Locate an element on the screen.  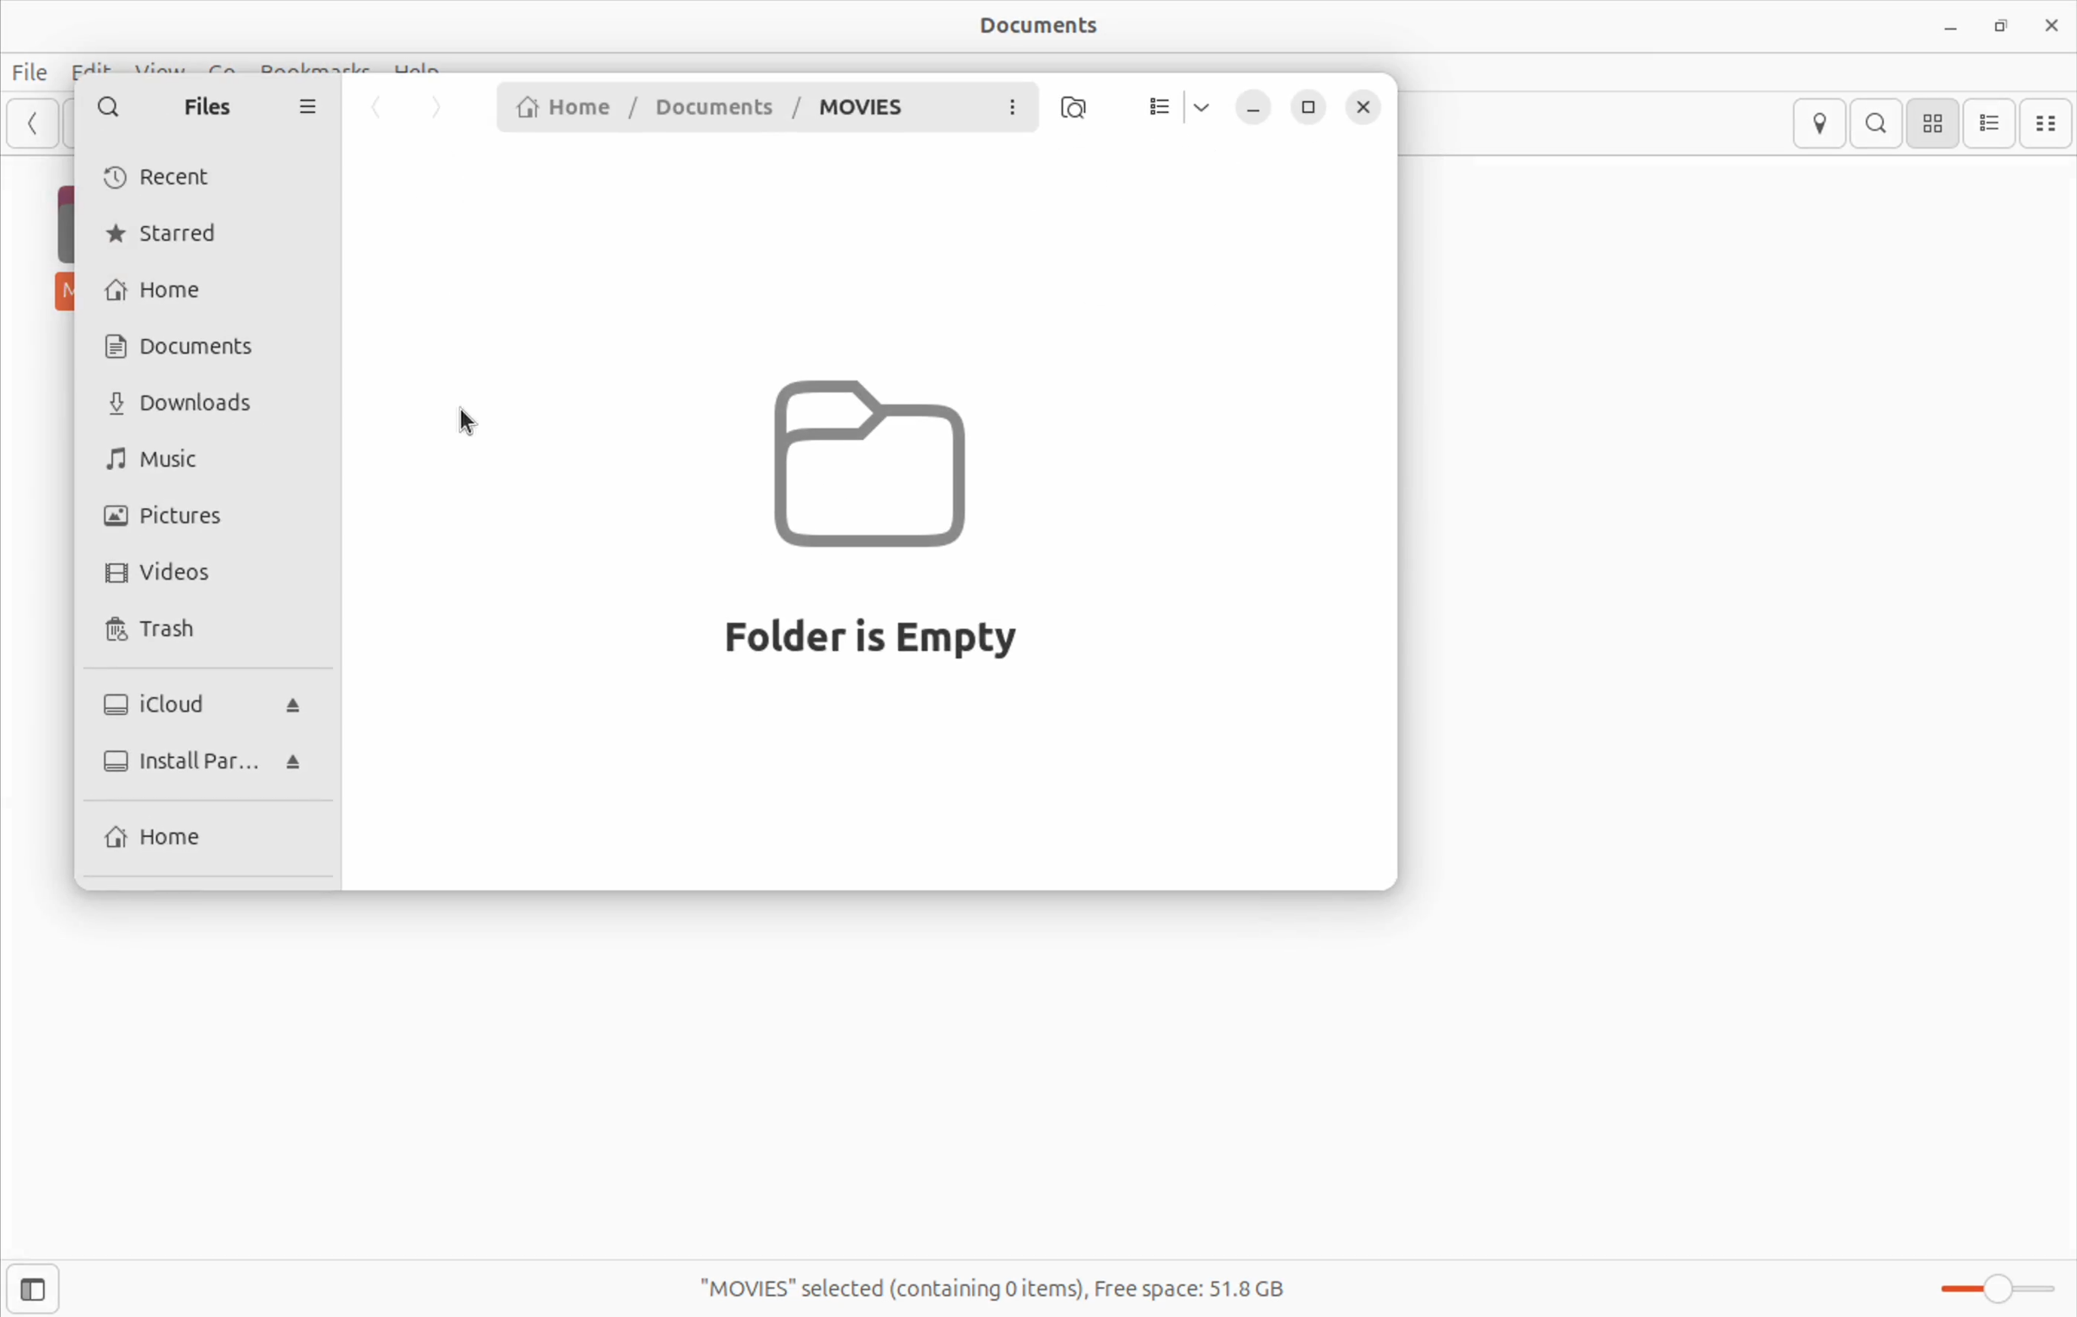
Home is located at coordinates (161, 291).